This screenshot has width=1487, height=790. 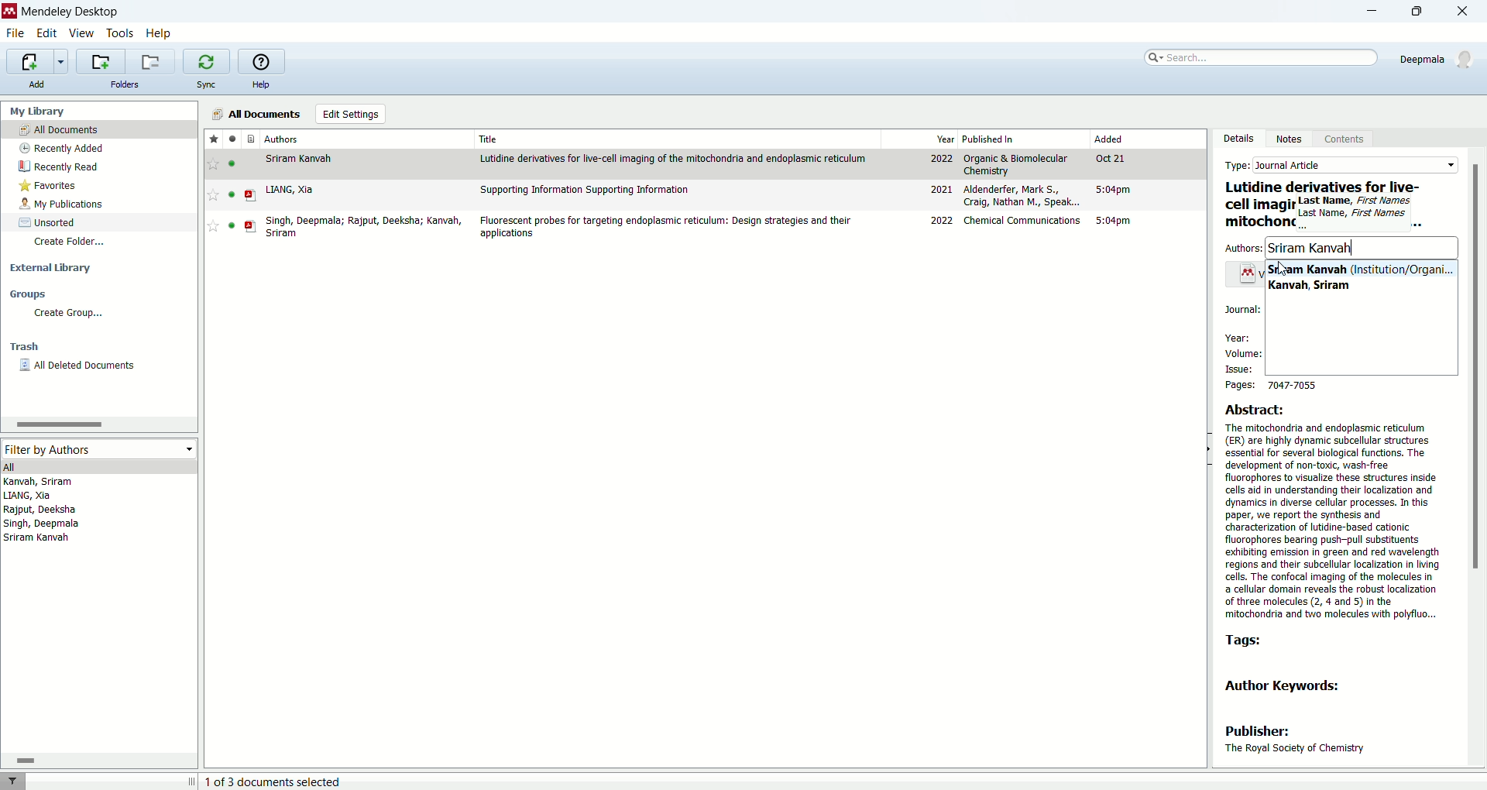 I want to click on Abstract:

The mitochondria and endoplasmic reticulum
(ER) are highly dynamic subcellular structures
essential for several biological functions. The
development of non-toxic, wash-free
fluorophores to visualize these structures inside
cells aid in understanding their localization and
dynamics in diverse cellular processes. In this
paper, we report the synthesis and
characterization of utidine-based cationic
fluorophores bearing push-pull substituents
exhibiting emission in green and red wavelength
regions and their subcellular localization in living
cells. The confocal imaging of the molecules in
a cellular domain reveals the robust localization
of three molecules (2, 4 and 5) in the
‘mitochondria and two molecules with polyfiuo..., so click(x=1335, y=510).